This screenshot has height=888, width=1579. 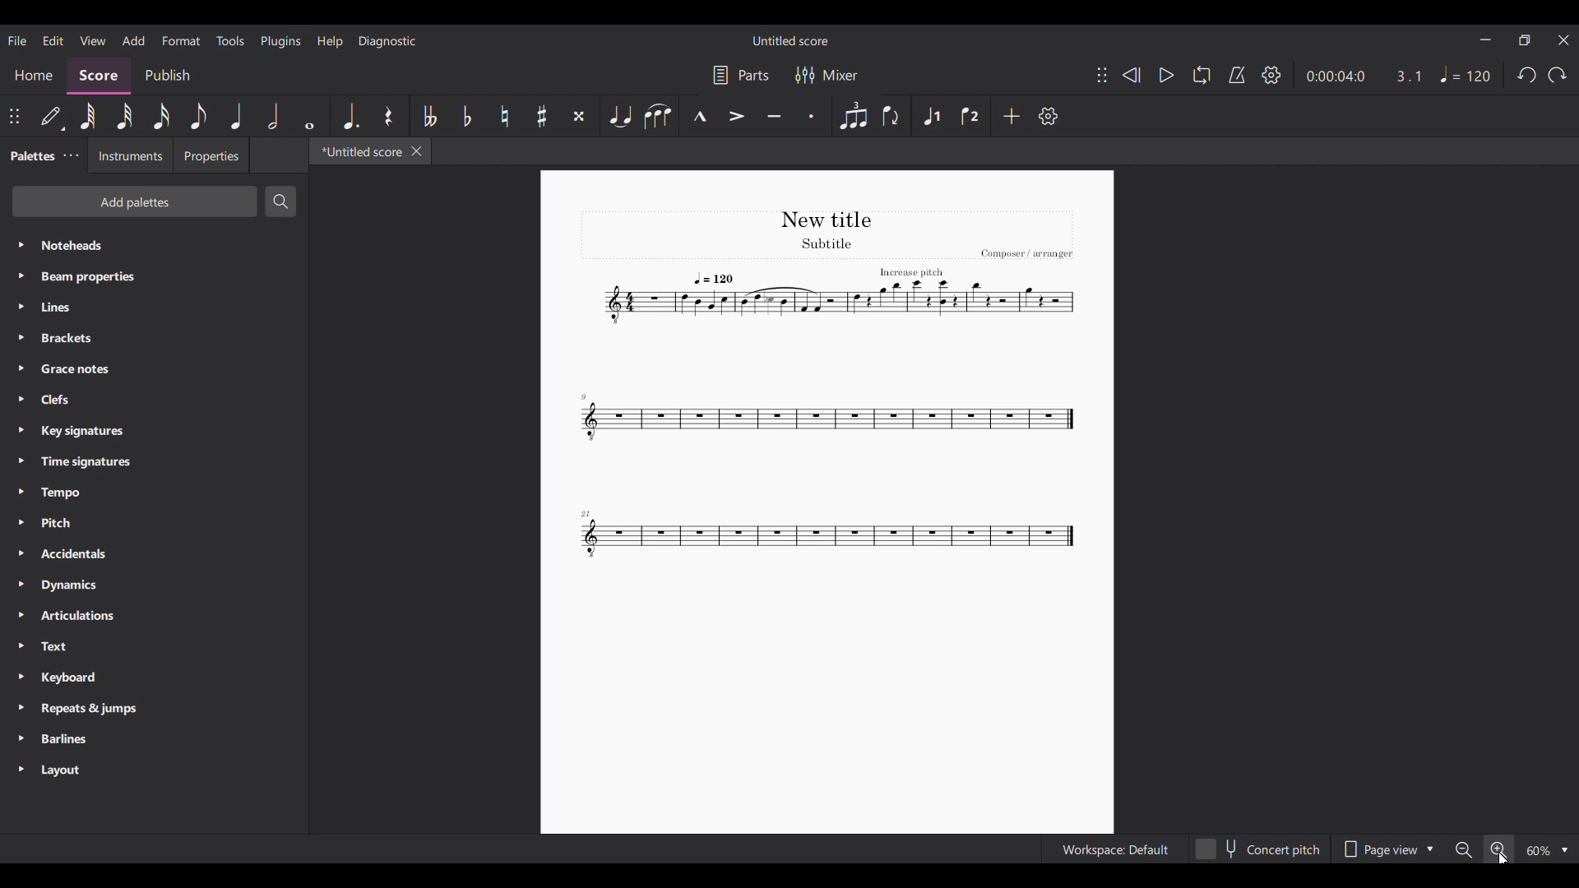 I want to click on Tuplet, so click(x=852, y=115).